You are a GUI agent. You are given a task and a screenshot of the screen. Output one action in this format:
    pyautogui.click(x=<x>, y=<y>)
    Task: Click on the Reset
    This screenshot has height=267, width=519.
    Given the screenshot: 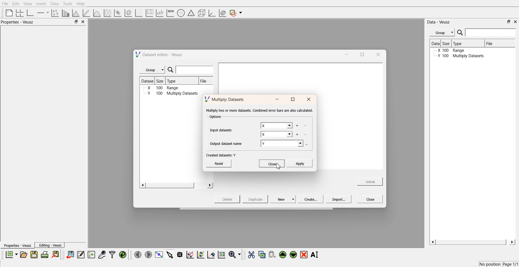 What is the action you would take?
    pyautogui.click(x=220, y=163)
    